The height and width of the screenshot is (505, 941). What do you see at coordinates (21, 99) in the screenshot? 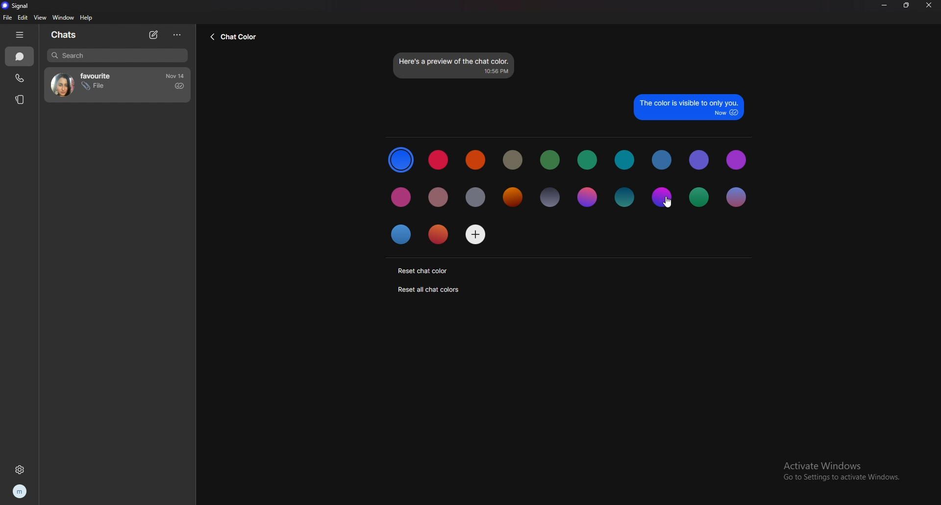
I see `stories` at bounding box center [21, 99].